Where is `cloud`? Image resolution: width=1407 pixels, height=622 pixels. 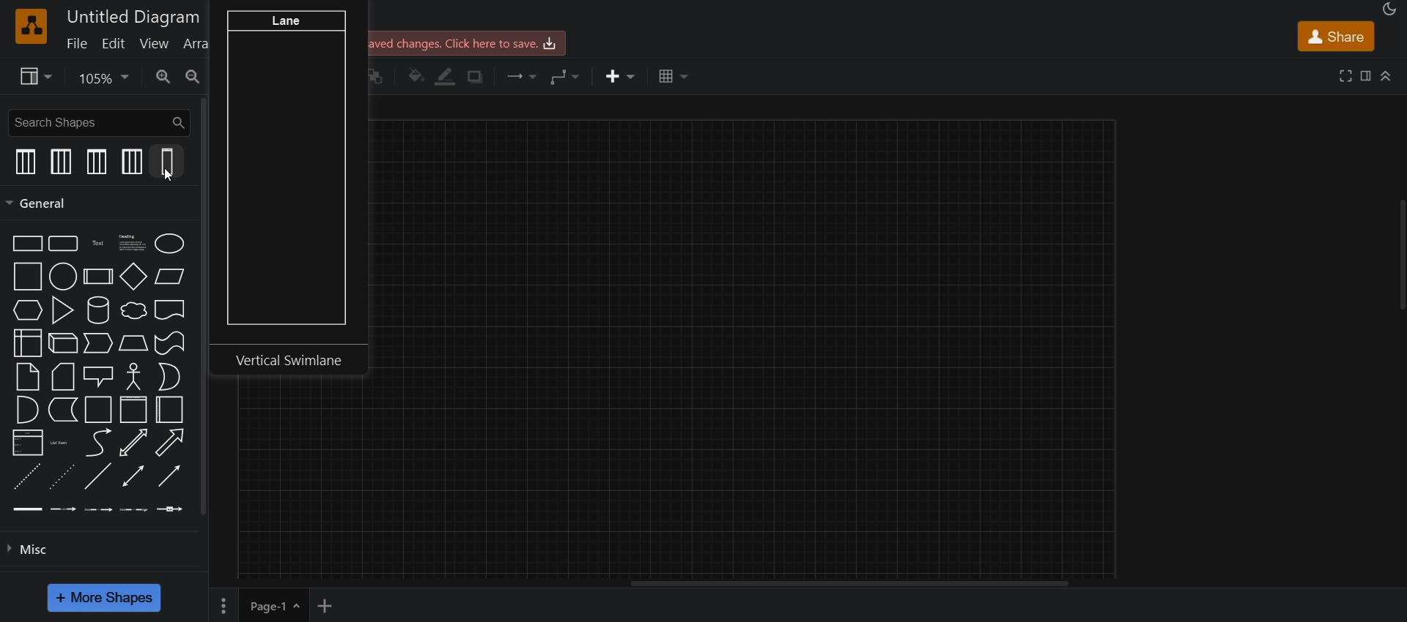 cloud is located at coordinates (132, 311).